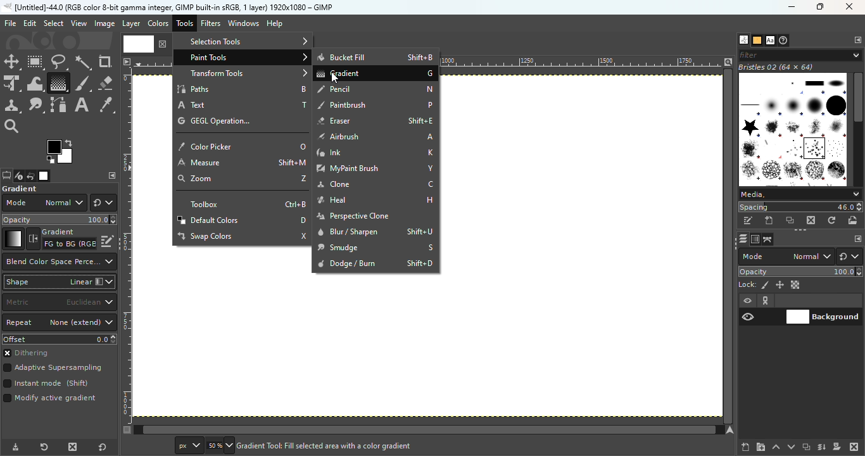 This screenshot has width=865, height=456. I want to click on Dodge/Burn, so click(376, 262).